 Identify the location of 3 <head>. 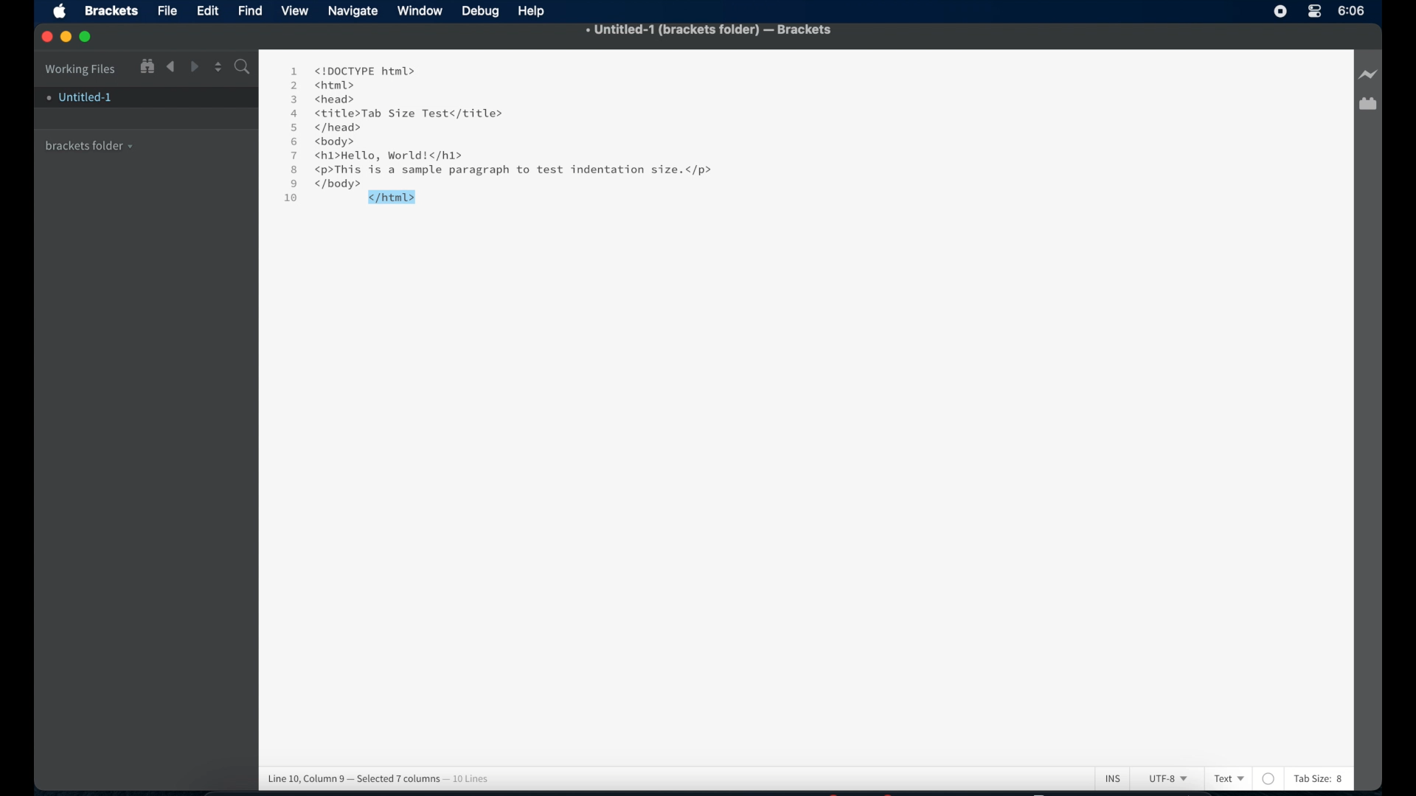
(324, 98).